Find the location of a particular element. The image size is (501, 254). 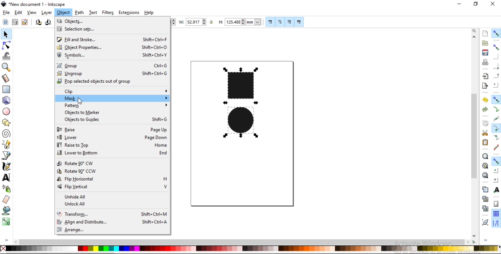

flip horizontal is located at coordinates (110, 180).